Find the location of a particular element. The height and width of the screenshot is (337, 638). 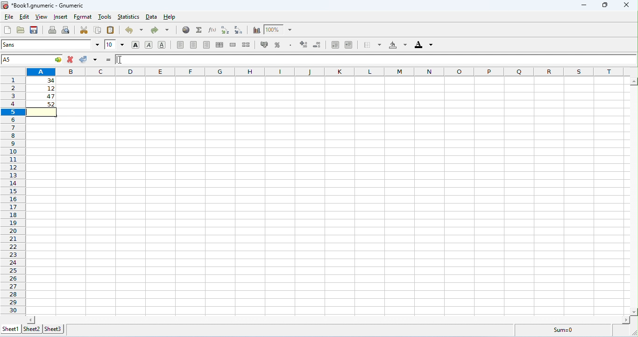

cut is located at coordinates (84, 30).